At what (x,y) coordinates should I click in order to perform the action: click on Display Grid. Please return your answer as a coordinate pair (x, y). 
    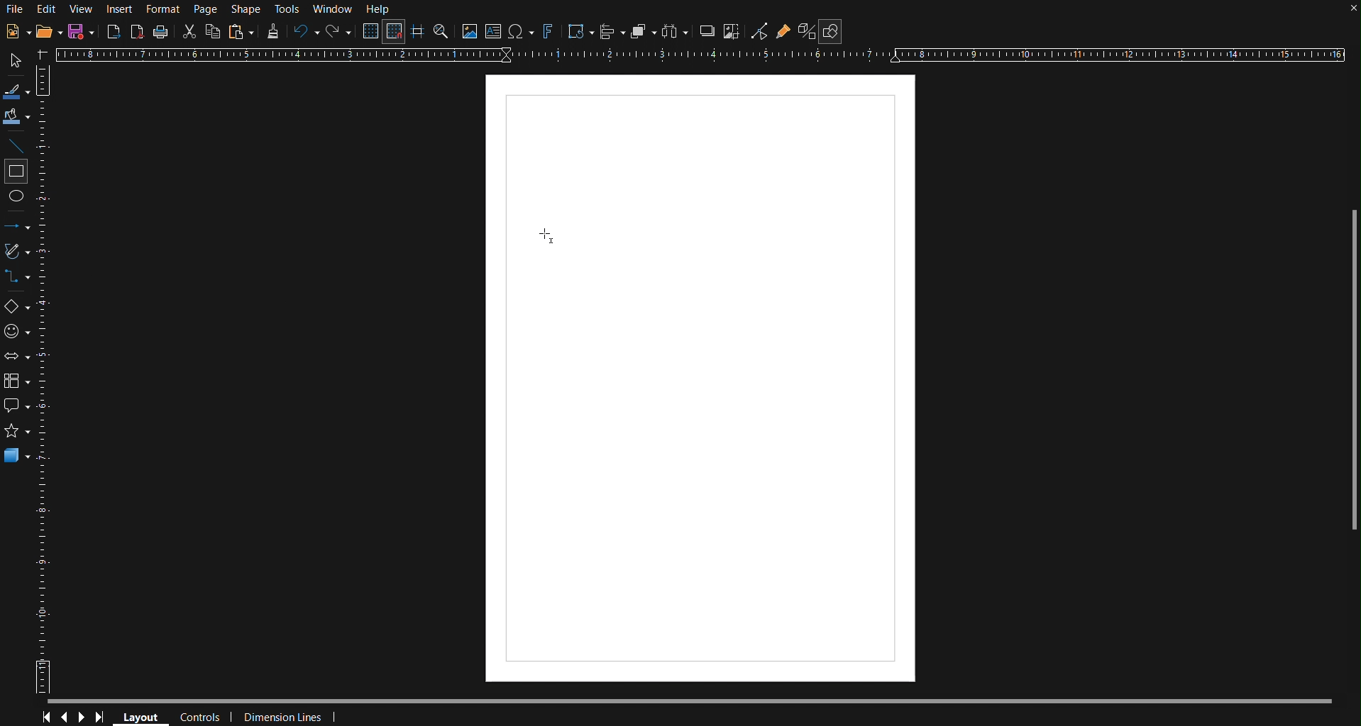
    Looking at the image, I should click on (372, 30).